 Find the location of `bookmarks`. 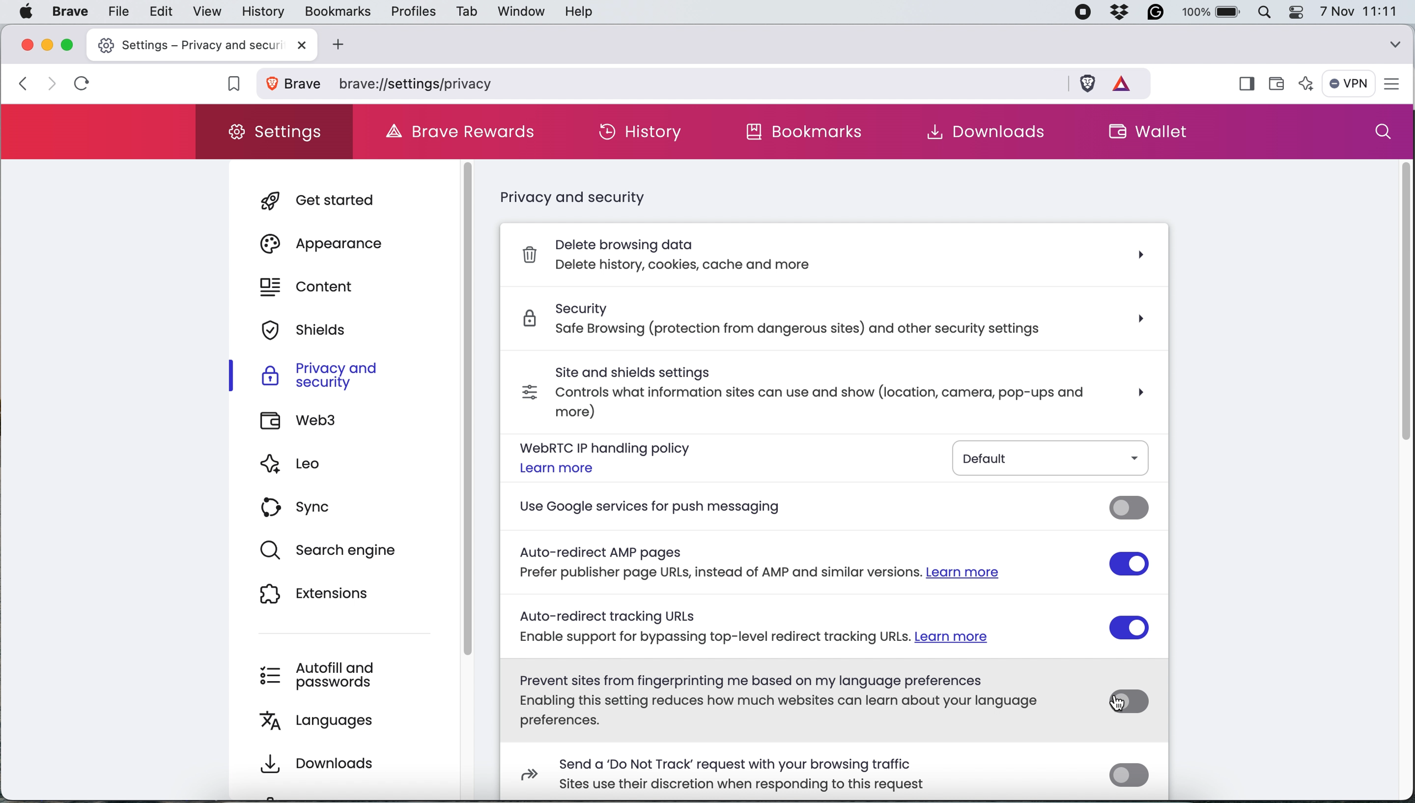

bookmarks is located at coordinates (337, 10).